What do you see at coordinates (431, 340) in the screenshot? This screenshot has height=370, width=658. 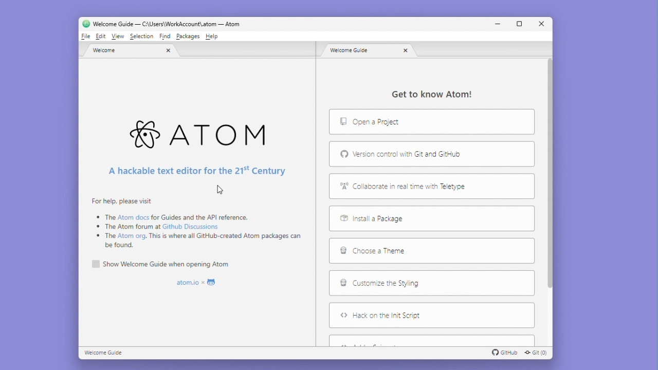 I see `Add a snippet` at bounding box center [431, 340].